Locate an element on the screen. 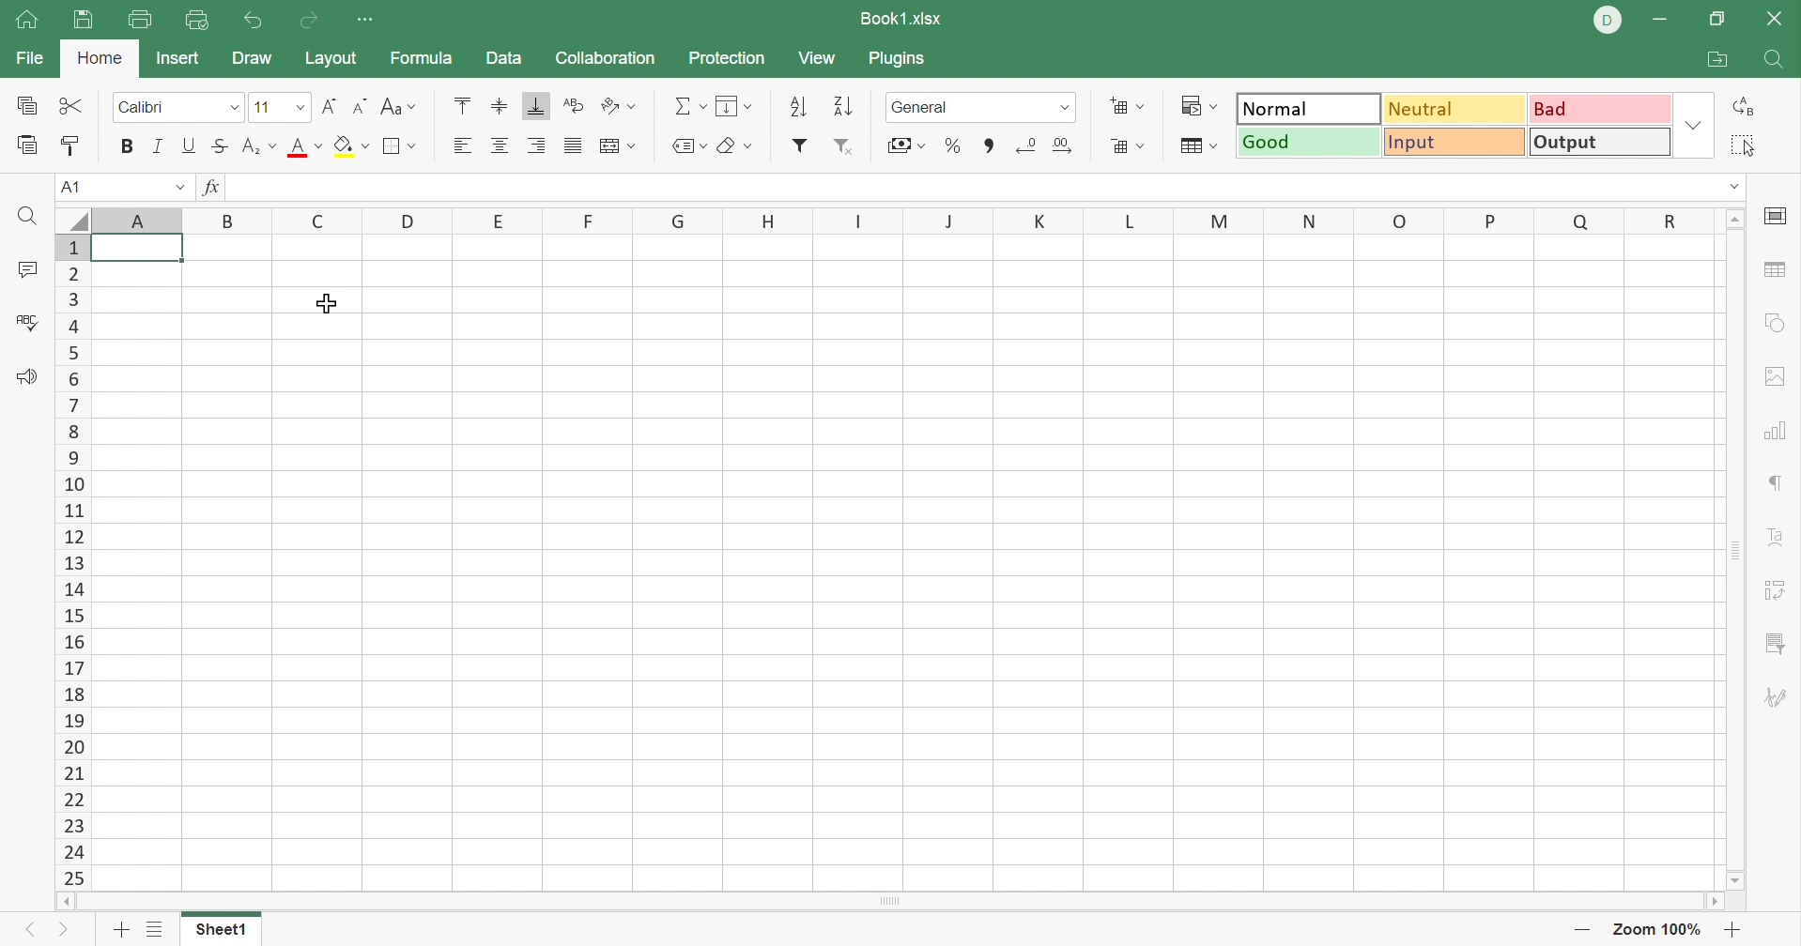  Signature settings is located at coordinates (1779, 698).